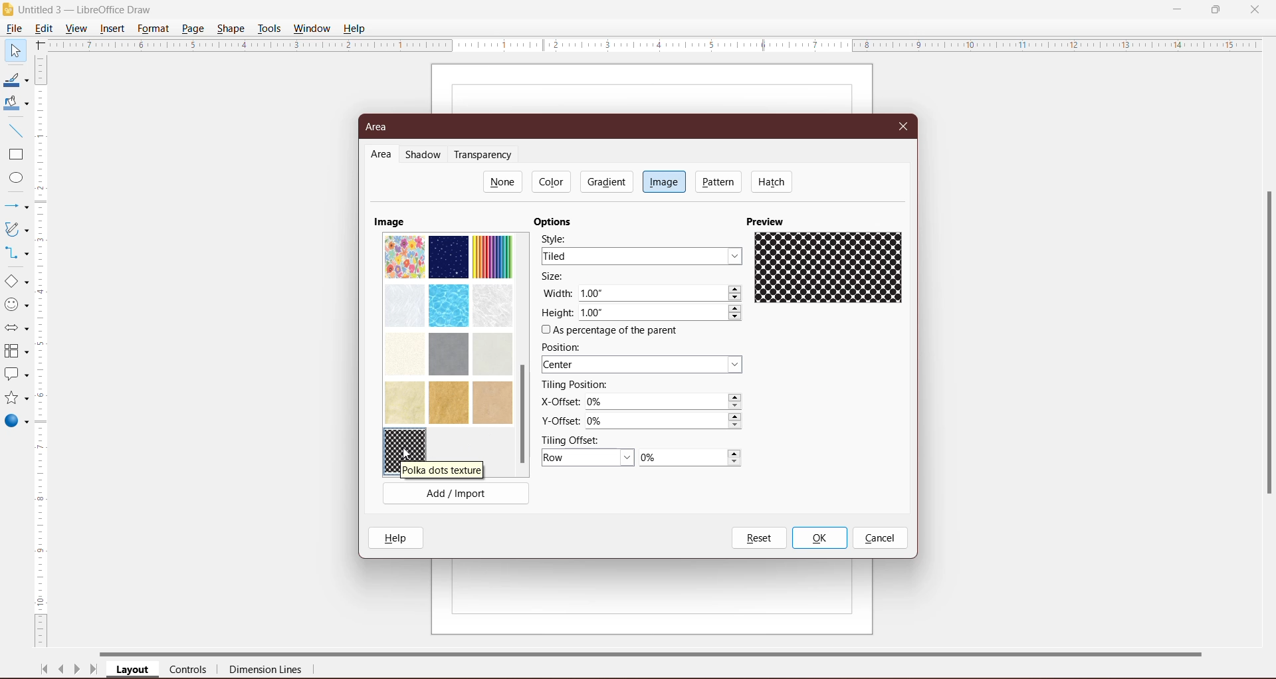 Image resolution: width=1276 pixels, height=679 pixels. Describe the element at coordinates (441, 470) in the screenshot. I see `Polka dot texture` at that location.